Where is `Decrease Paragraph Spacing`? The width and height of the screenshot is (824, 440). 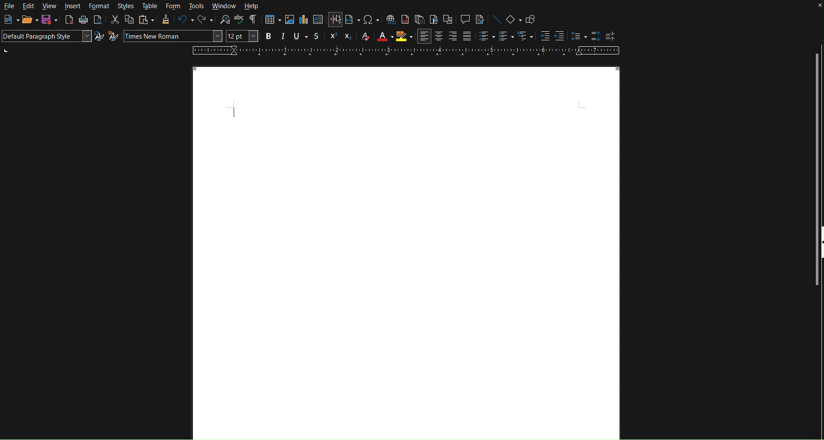 Decrease Paragraph Spacing is located at coordinates (610, 36).